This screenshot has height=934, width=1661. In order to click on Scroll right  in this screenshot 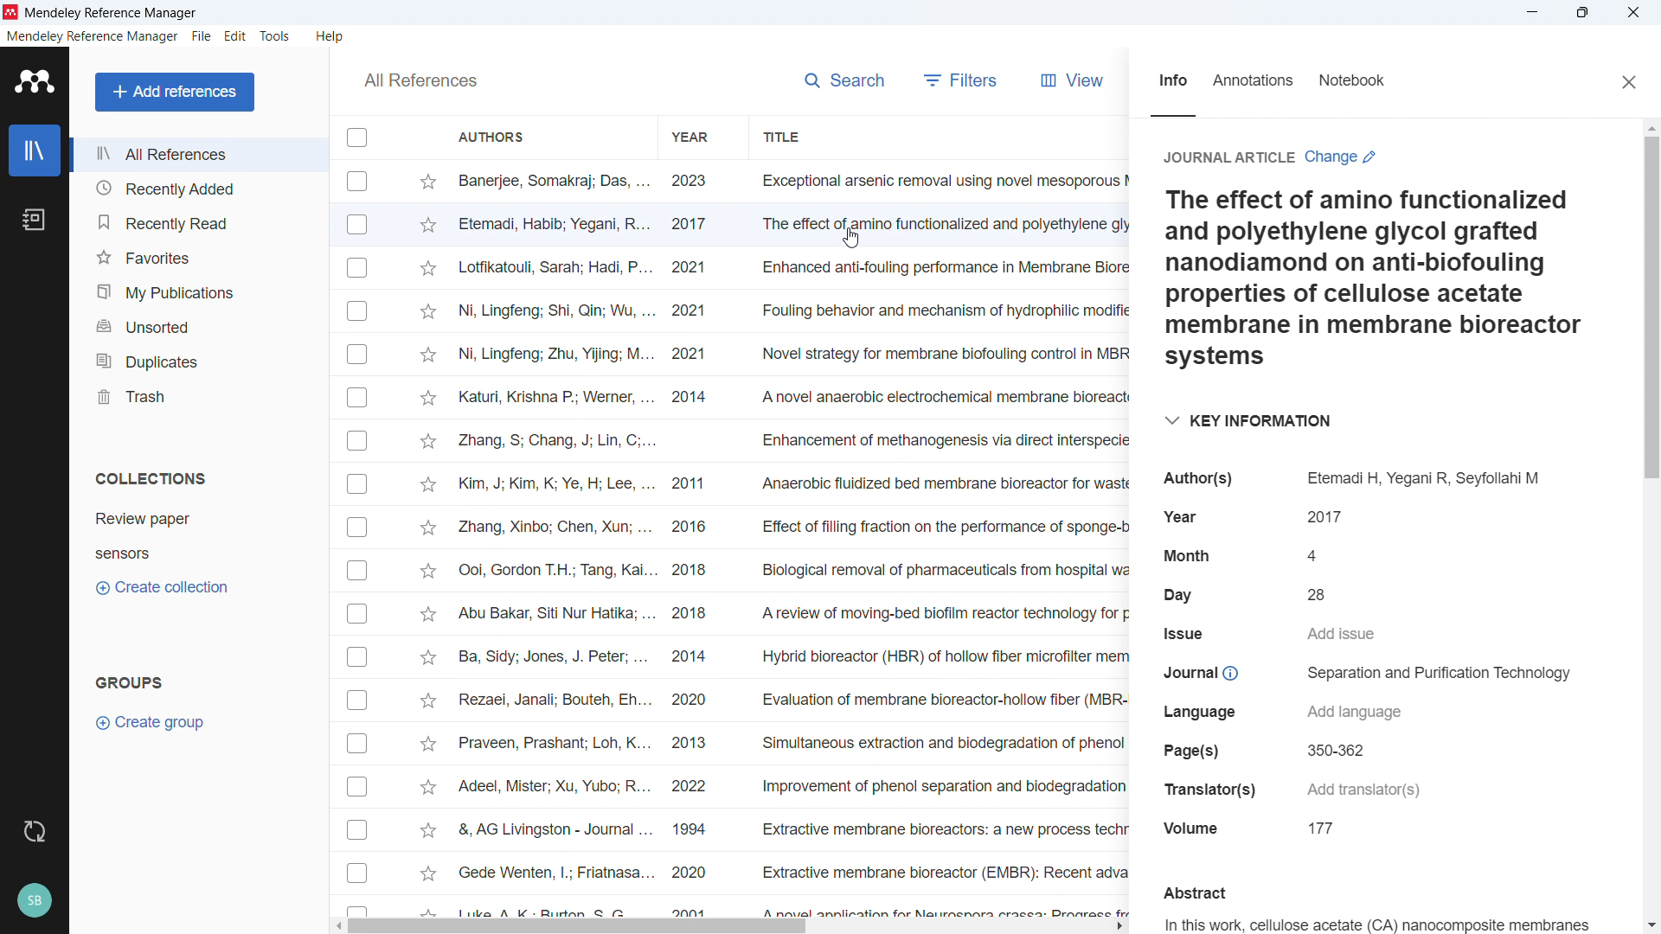, I will do `click(1120, 925)`.